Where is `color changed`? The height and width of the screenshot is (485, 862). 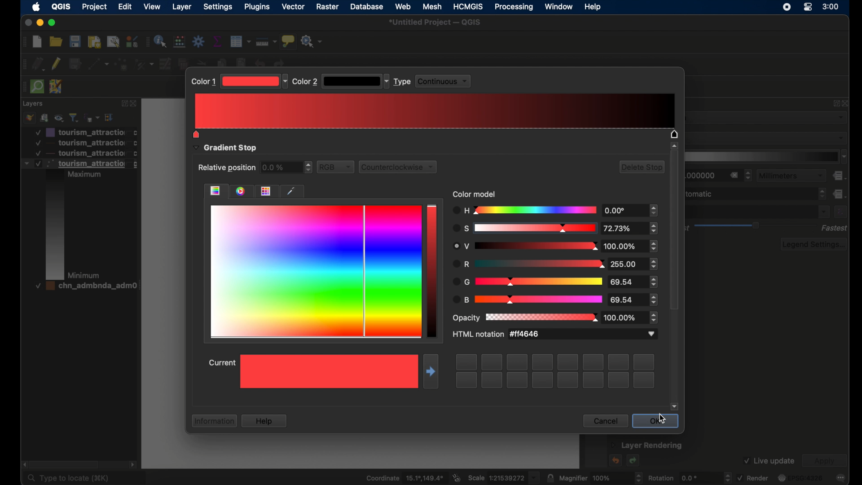
color changed is located at coordinates (537, 264).